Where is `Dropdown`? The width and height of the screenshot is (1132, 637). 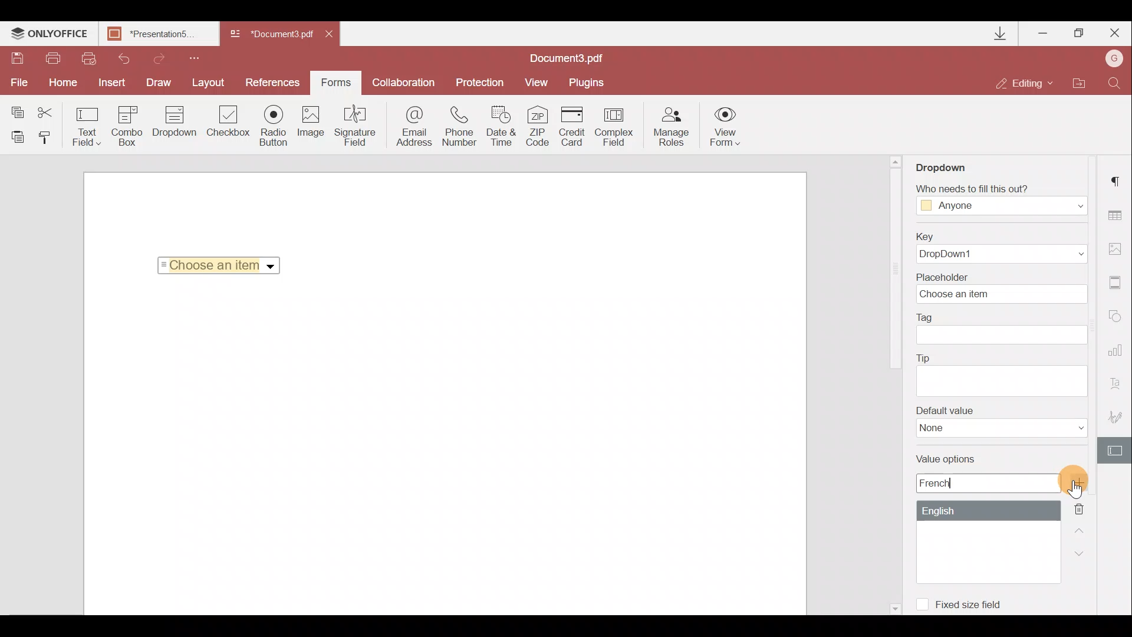 Dropdown is located at coordinates (952, 163).